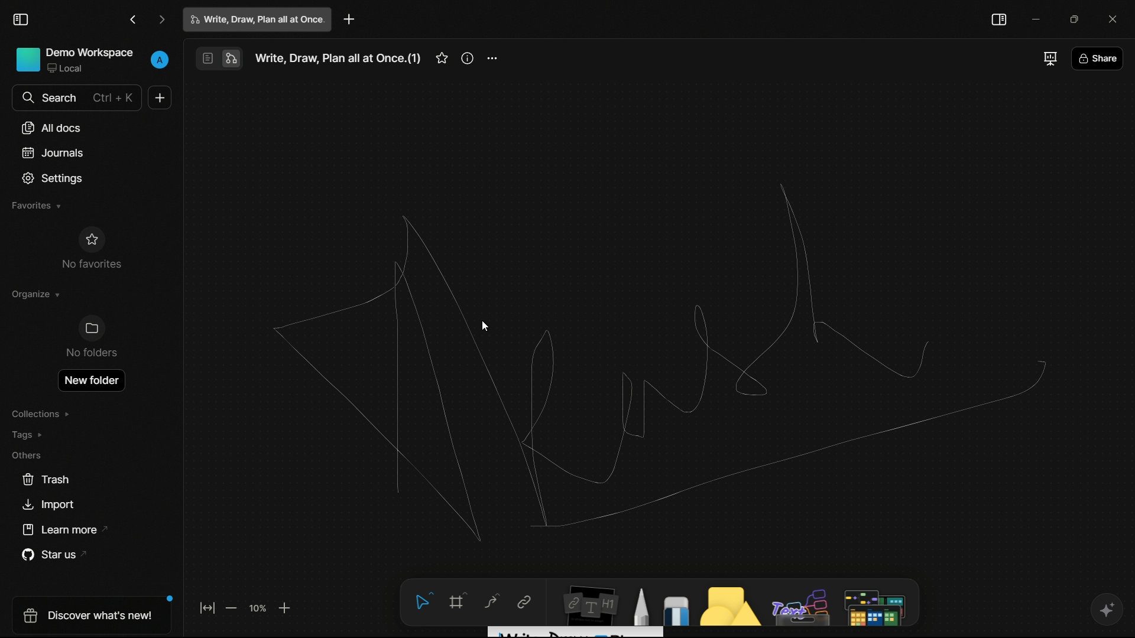  What do you see at coordinates (490, 603) in the screenshot?
I see `curve` at bounding box center [490, 603].